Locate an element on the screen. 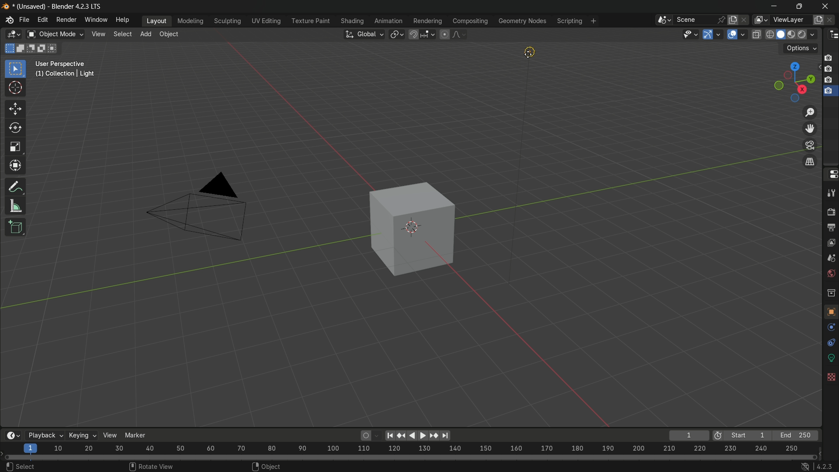  delete scene is located at coordinates (745, 21).